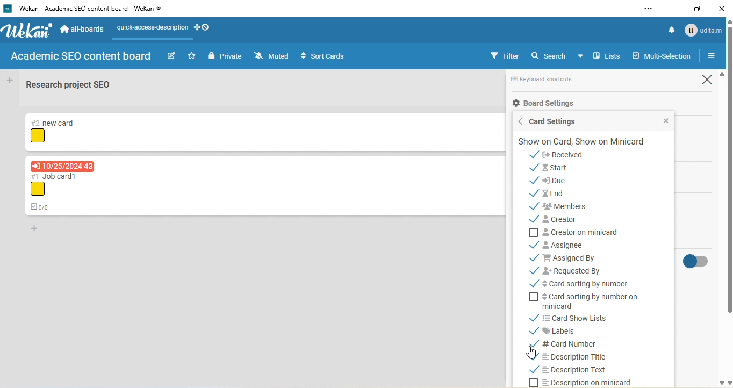  What do you see at coordinates (723, 8) in the screenshot?
I see `close` at bounding box center [723, 8].